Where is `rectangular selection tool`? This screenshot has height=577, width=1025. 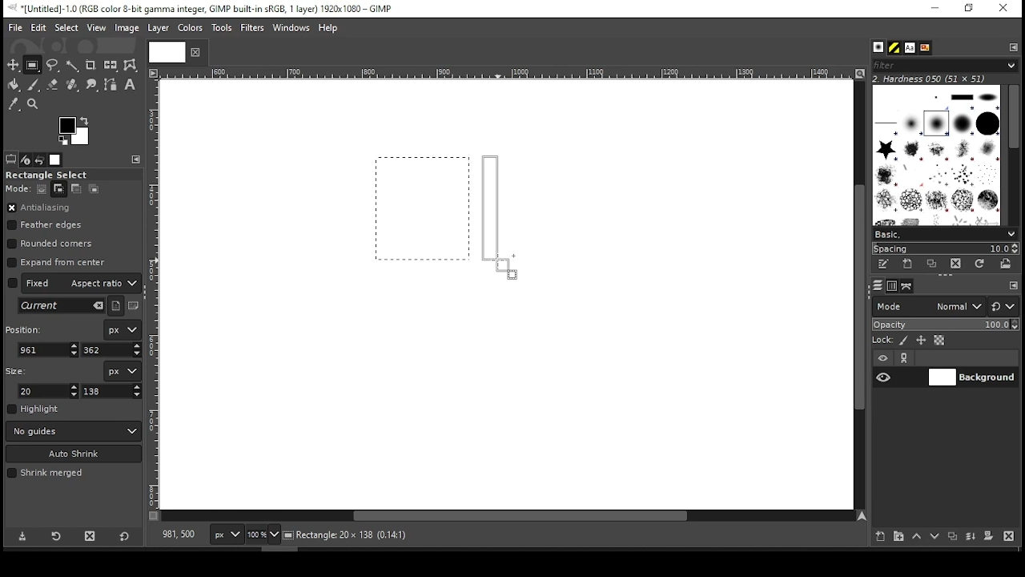
rectangular selection tool is located at coordinates (34, 65).